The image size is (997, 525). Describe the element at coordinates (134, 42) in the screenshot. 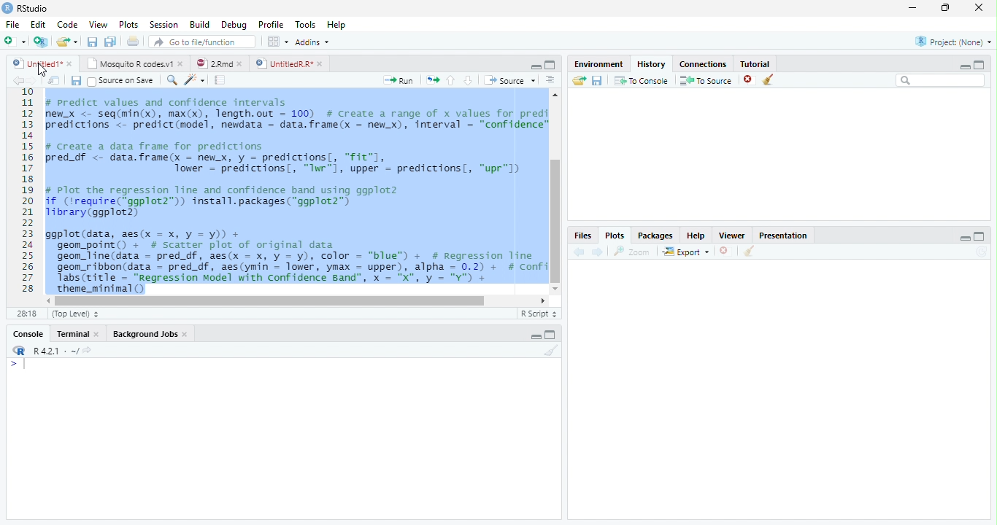

I see `Print` at that location.